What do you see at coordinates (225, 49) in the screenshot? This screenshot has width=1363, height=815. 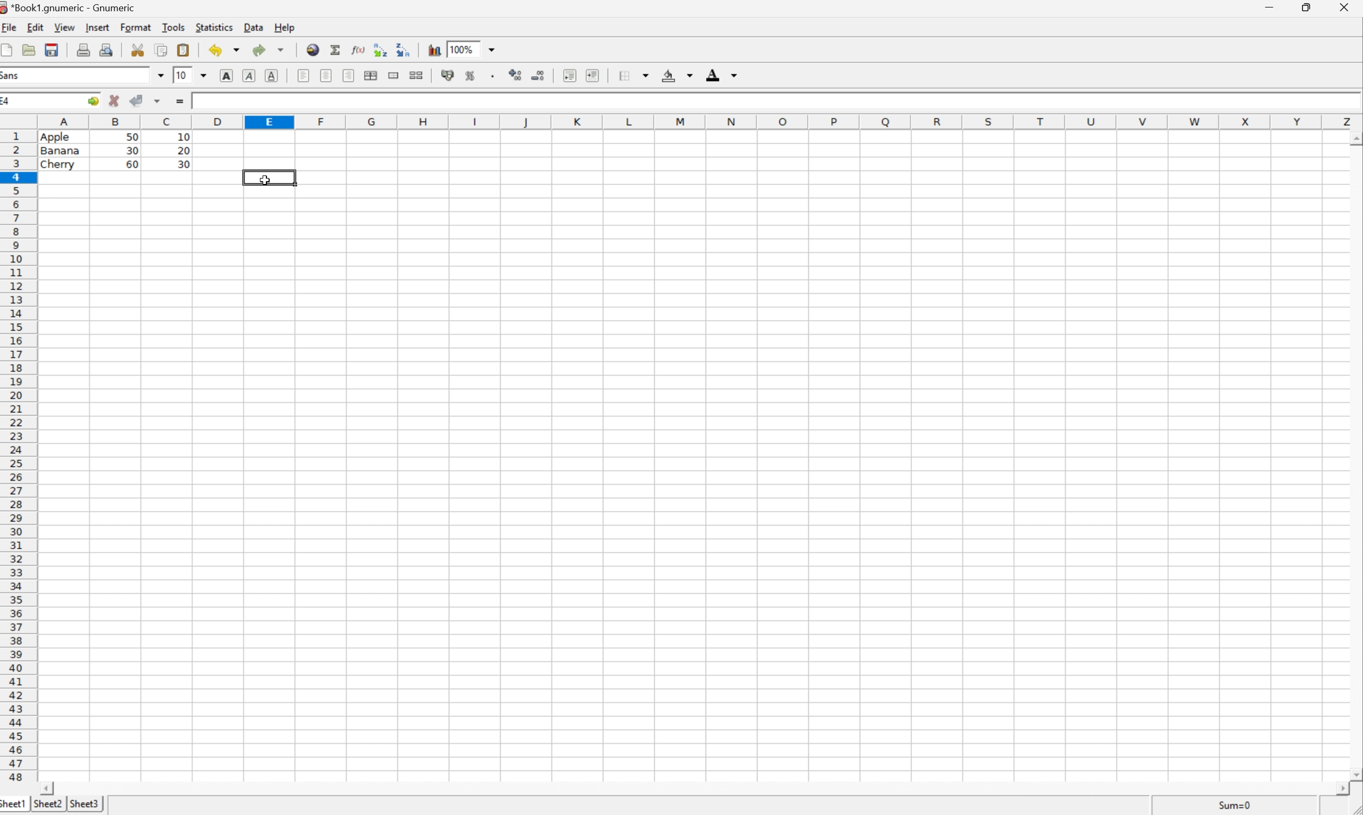 I see `undo` at bounding box center [225, 49].